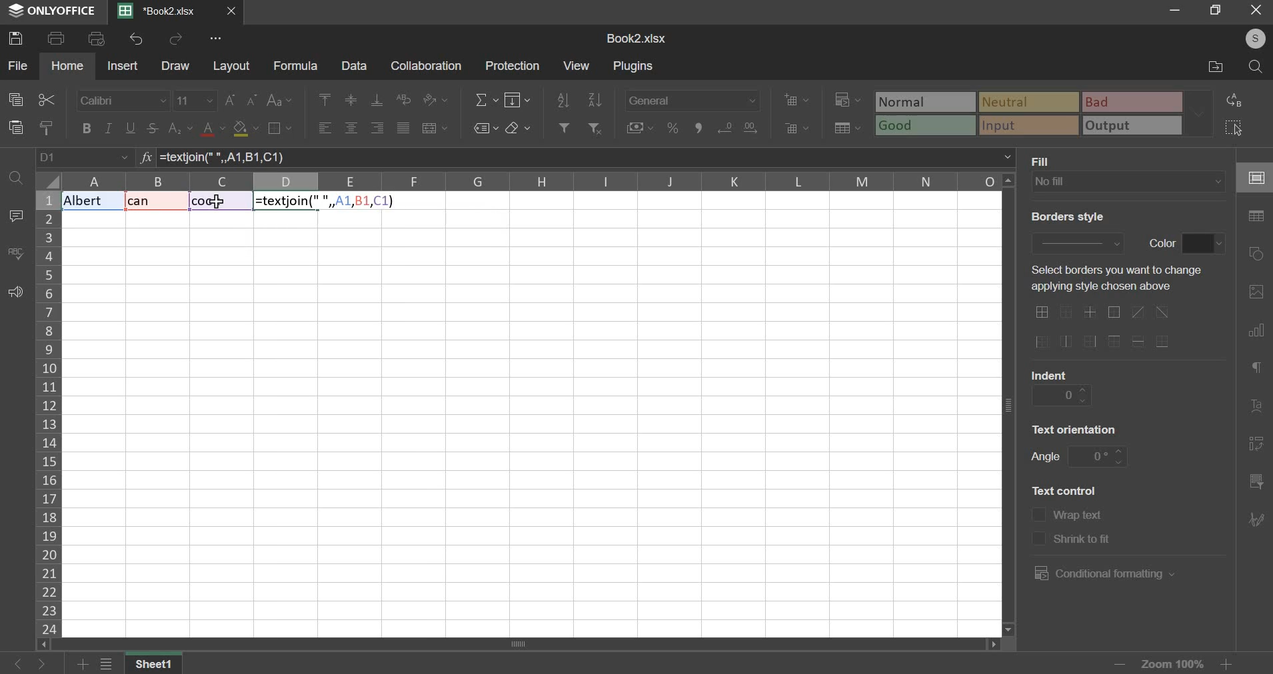  What do you see at coordinates (1238, 100) in the screenshot?
I see `replace` at bounding box center [1238, 100].